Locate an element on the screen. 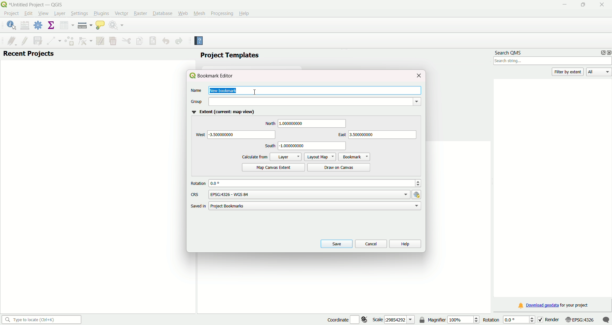 The image size is (612, 325). rotation is located at coordinates (198, 184).